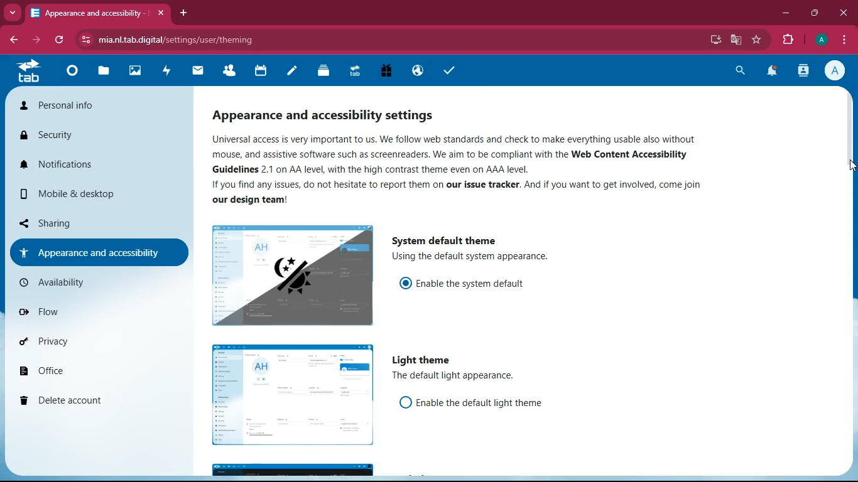  I want to click on mia.nltab.digital/settings/user/theming, so click(167, 38).